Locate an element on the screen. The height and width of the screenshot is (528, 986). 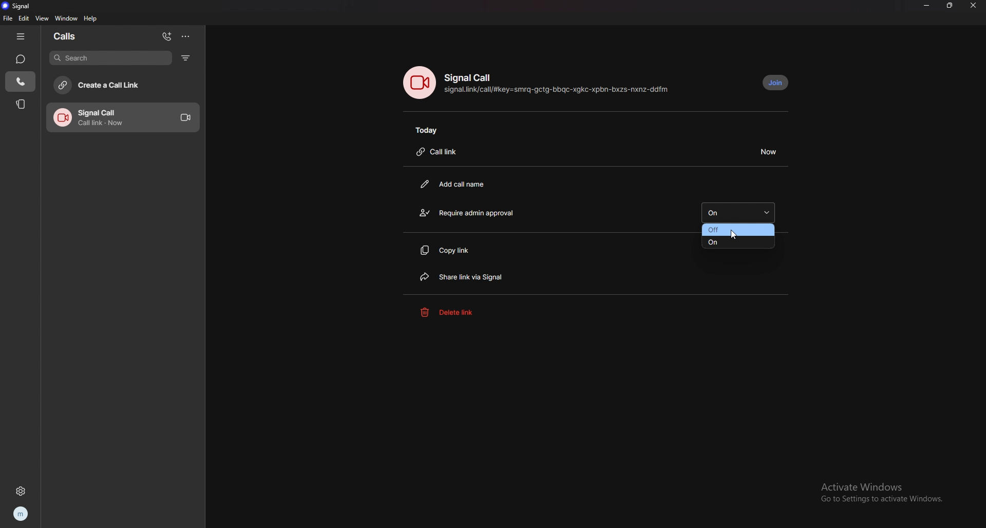
window is located at coordinates (67, 18).